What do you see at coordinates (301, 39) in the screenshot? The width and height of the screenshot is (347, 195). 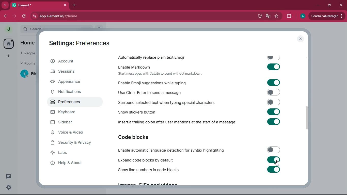 I see `close` at bounding box center [301, 39].